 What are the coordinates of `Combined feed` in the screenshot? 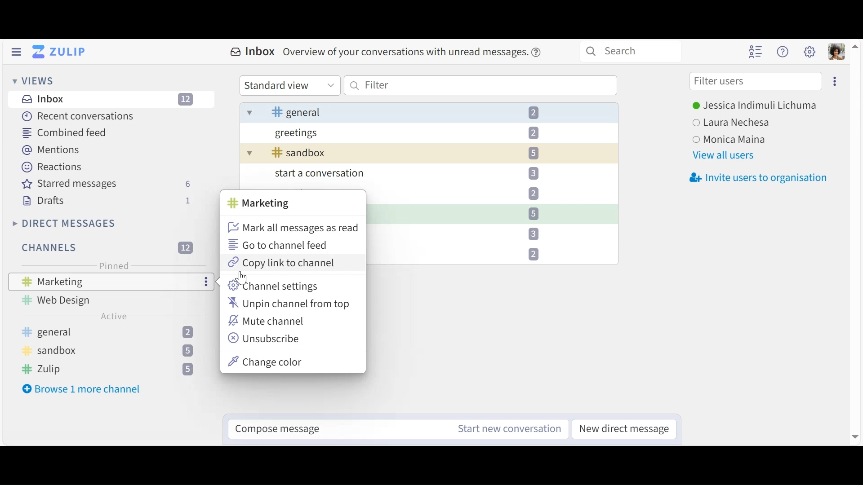 It's located at (62, 132).